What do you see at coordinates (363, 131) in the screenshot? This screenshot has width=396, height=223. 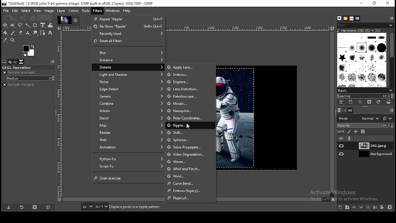 I see `lock alpha channel` at bounding box center [363, 131].